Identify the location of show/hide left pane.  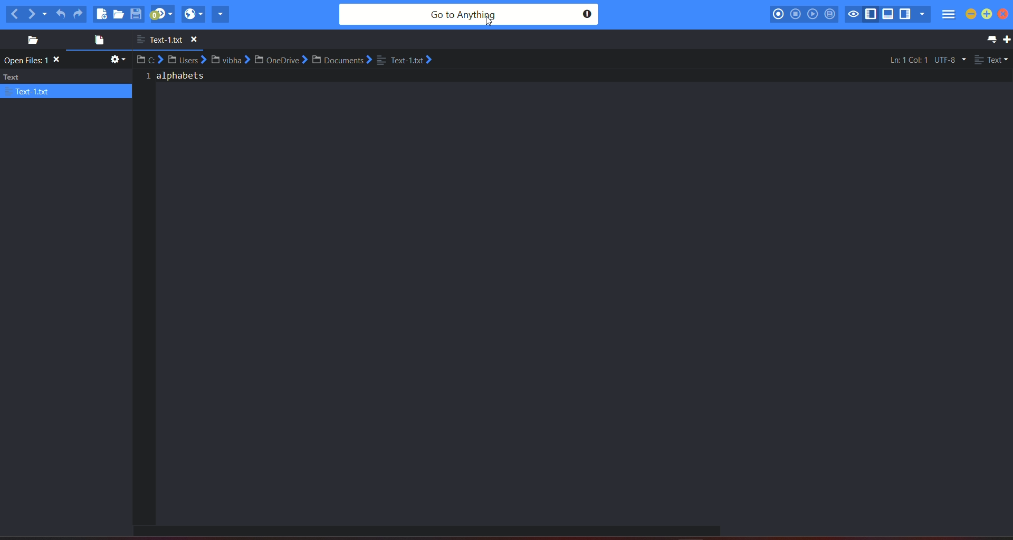
(873, 14).